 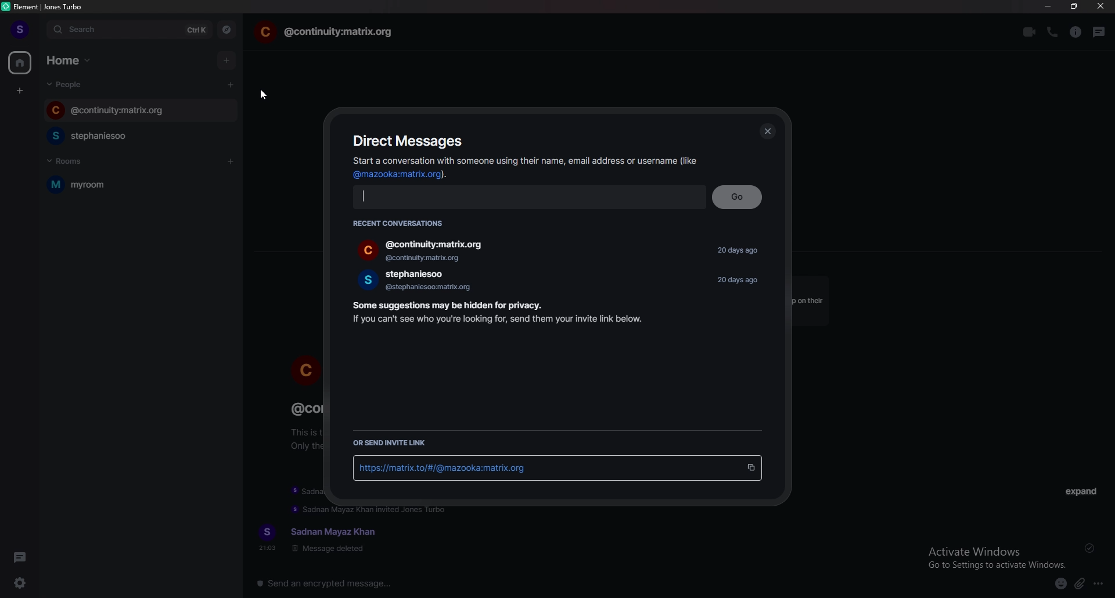 I want to click on recent conversations, so click(x=406, y=224).